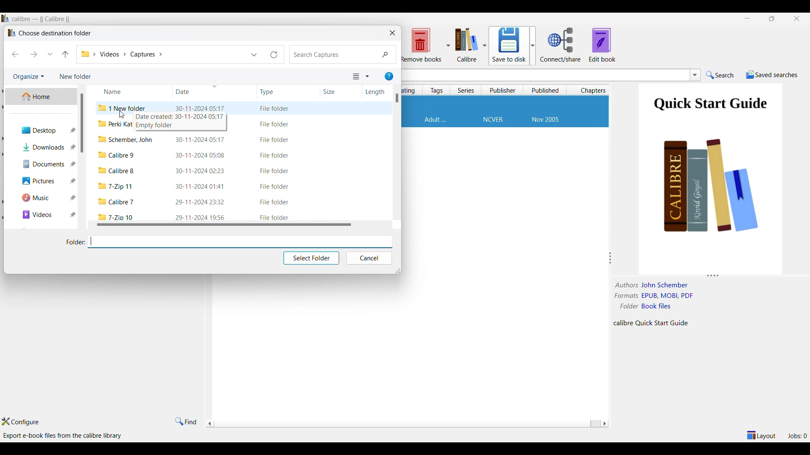  I want to click on date, so click(201, 171).